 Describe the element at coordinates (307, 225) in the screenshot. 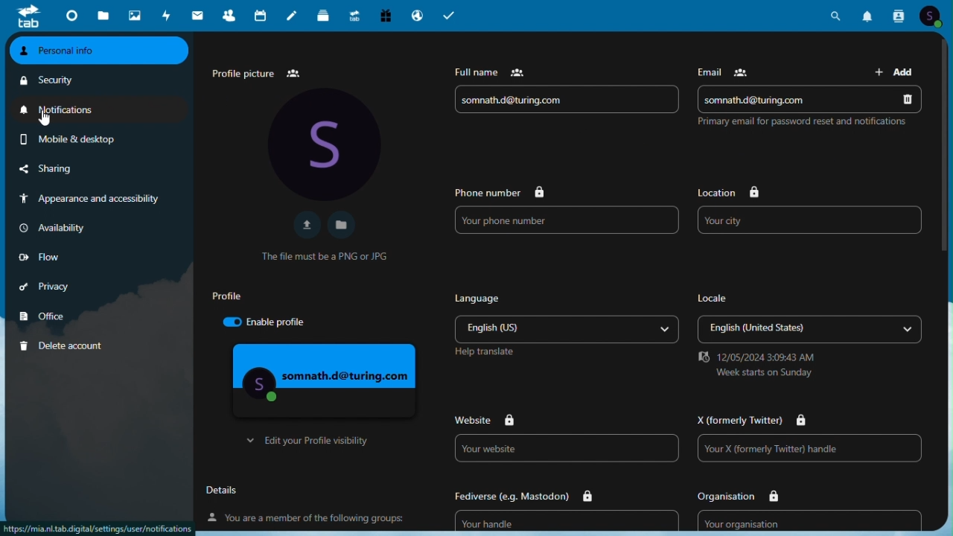

I see `Upload` at that location.